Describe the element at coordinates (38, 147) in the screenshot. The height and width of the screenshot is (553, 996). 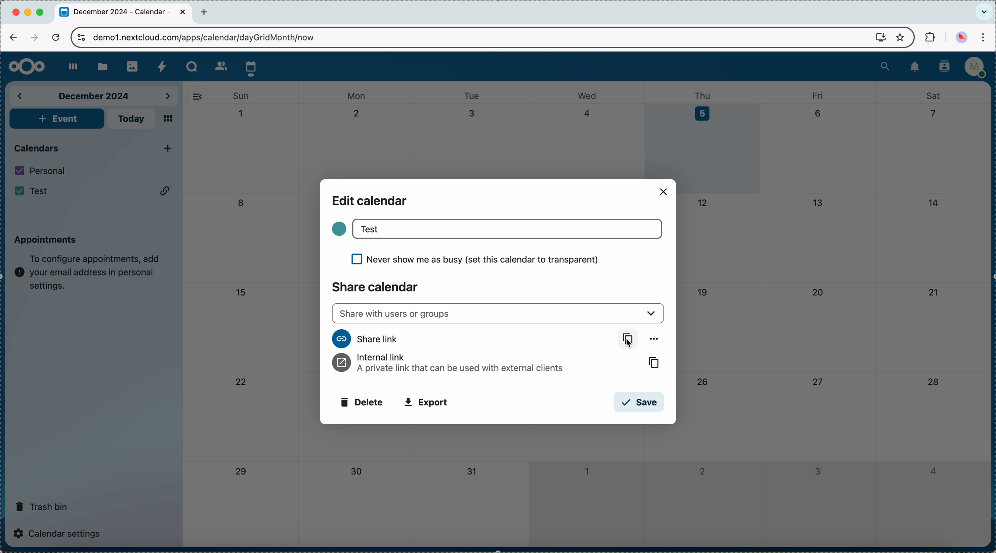
I see `calendars` at that location.